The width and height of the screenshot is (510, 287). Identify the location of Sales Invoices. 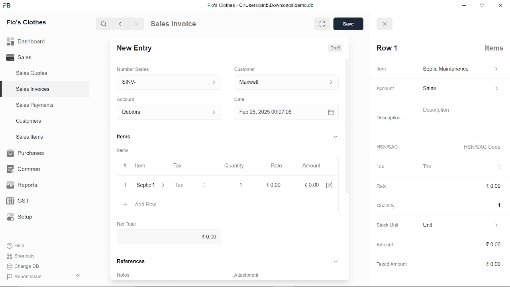
(33, 89).